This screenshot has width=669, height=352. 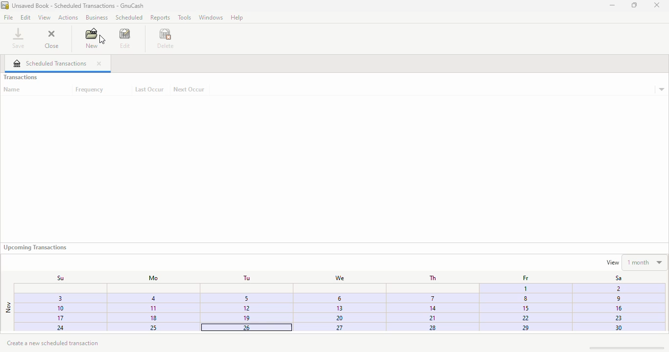 I want to click on minimize, so click(x=612, y=5).